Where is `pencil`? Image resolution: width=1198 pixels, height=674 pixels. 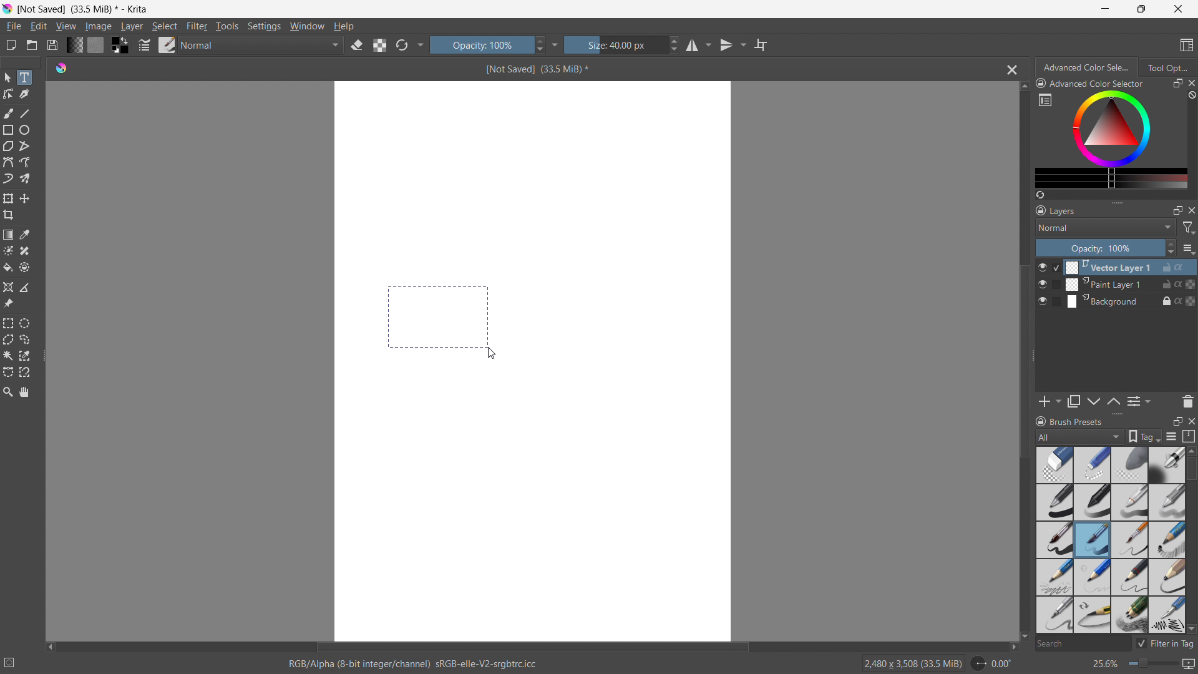
pencil is located at coordinates (1054, 577).